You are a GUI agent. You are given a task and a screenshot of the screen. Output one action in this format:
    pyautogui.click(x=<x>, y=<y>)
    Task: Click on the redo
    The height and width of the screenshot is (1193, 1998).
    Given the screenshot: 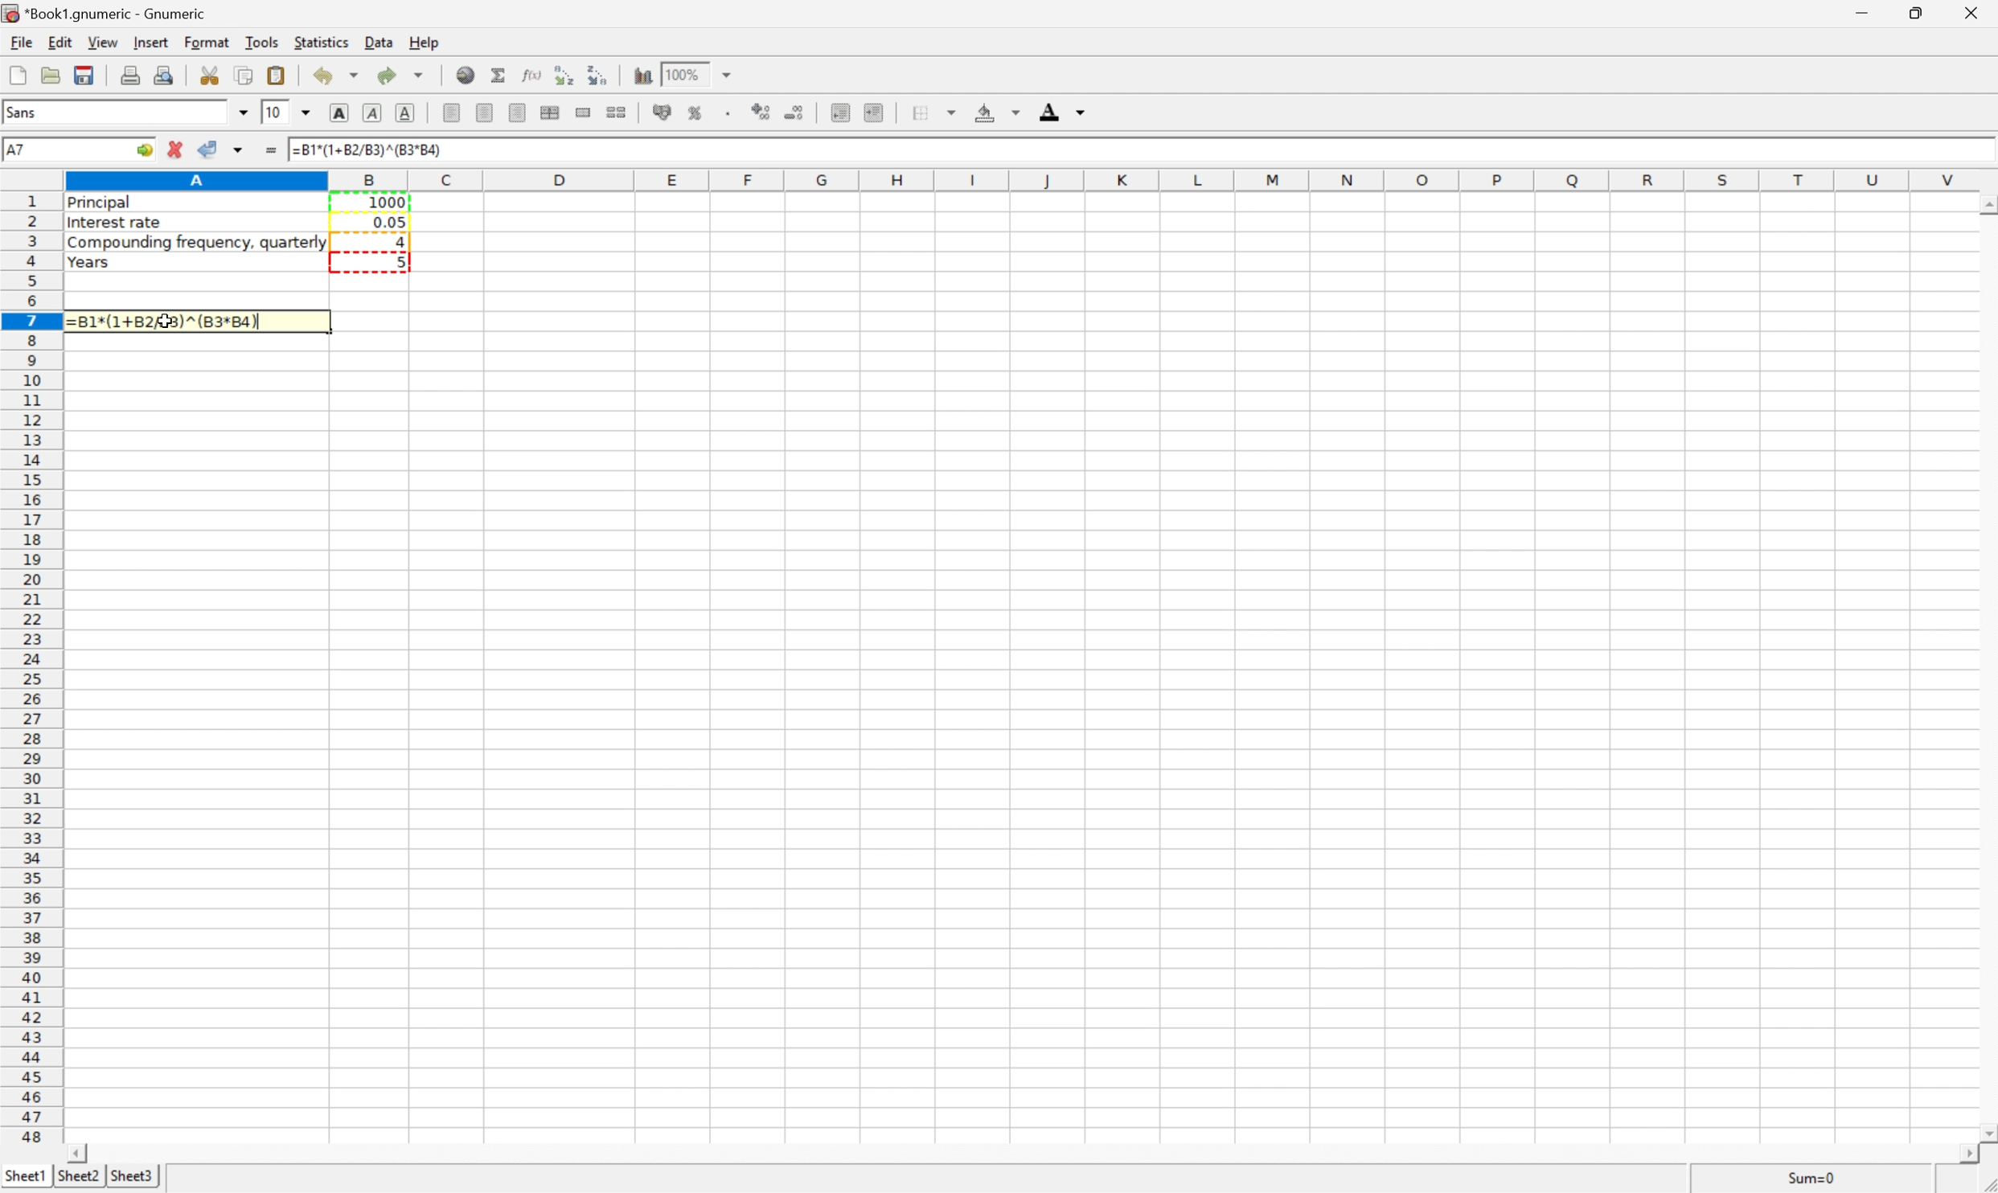 What is the action you would take?
    pyautogui.click(x=401, y=74)
    